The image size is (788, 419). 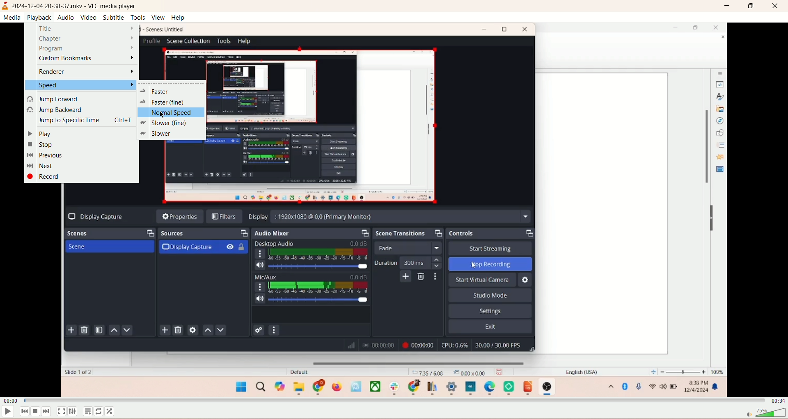 I want to click on volume bar, so click(x=764, y=413).